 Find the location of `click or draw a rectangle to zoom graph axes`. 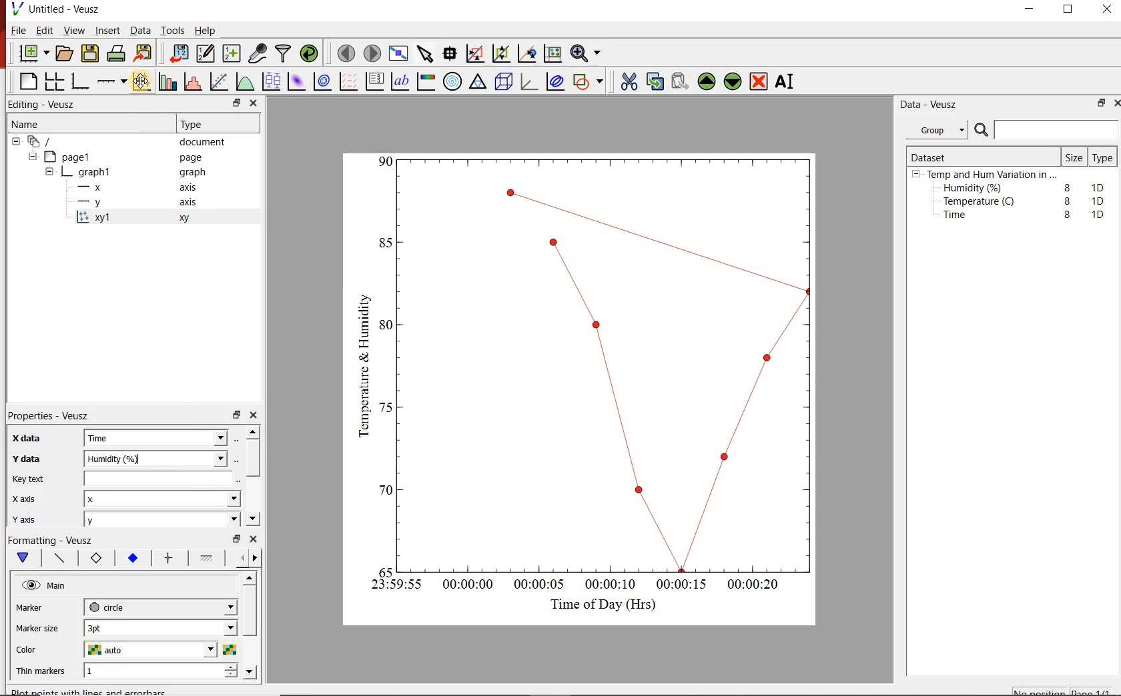

click or draw a rectangle to zoom graph axes is located at coordinates (477, 54).